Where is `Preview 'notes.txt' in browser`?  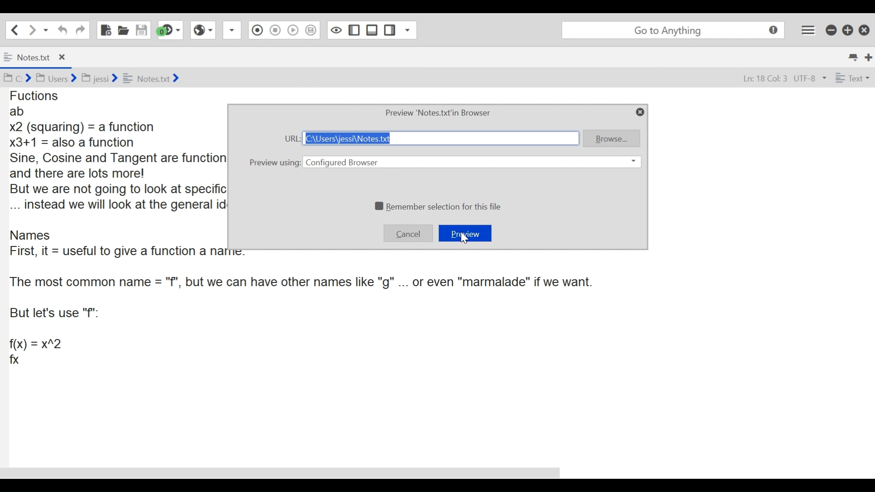
Preview 'notes.txt' in browser is located at coordinates (438, 113).